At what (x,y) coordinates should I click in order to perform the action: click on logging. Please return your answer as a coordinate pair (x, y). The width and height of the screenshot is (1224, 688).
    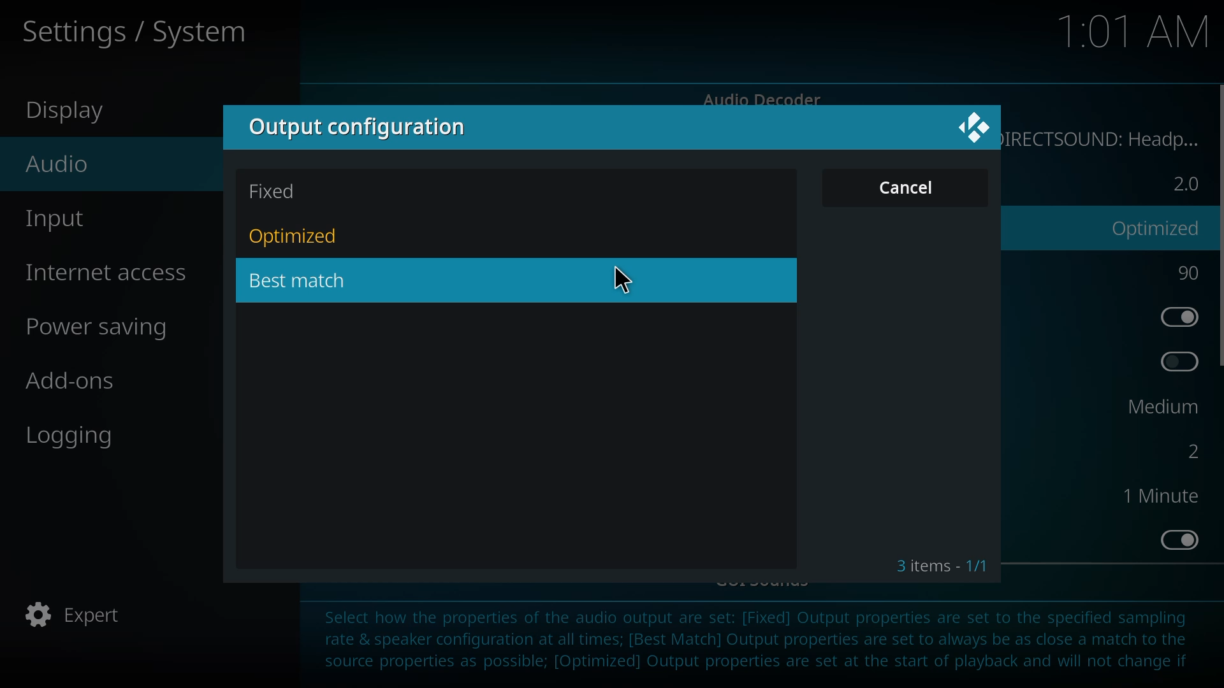
    Looking at the image, I should click on (67, 438).